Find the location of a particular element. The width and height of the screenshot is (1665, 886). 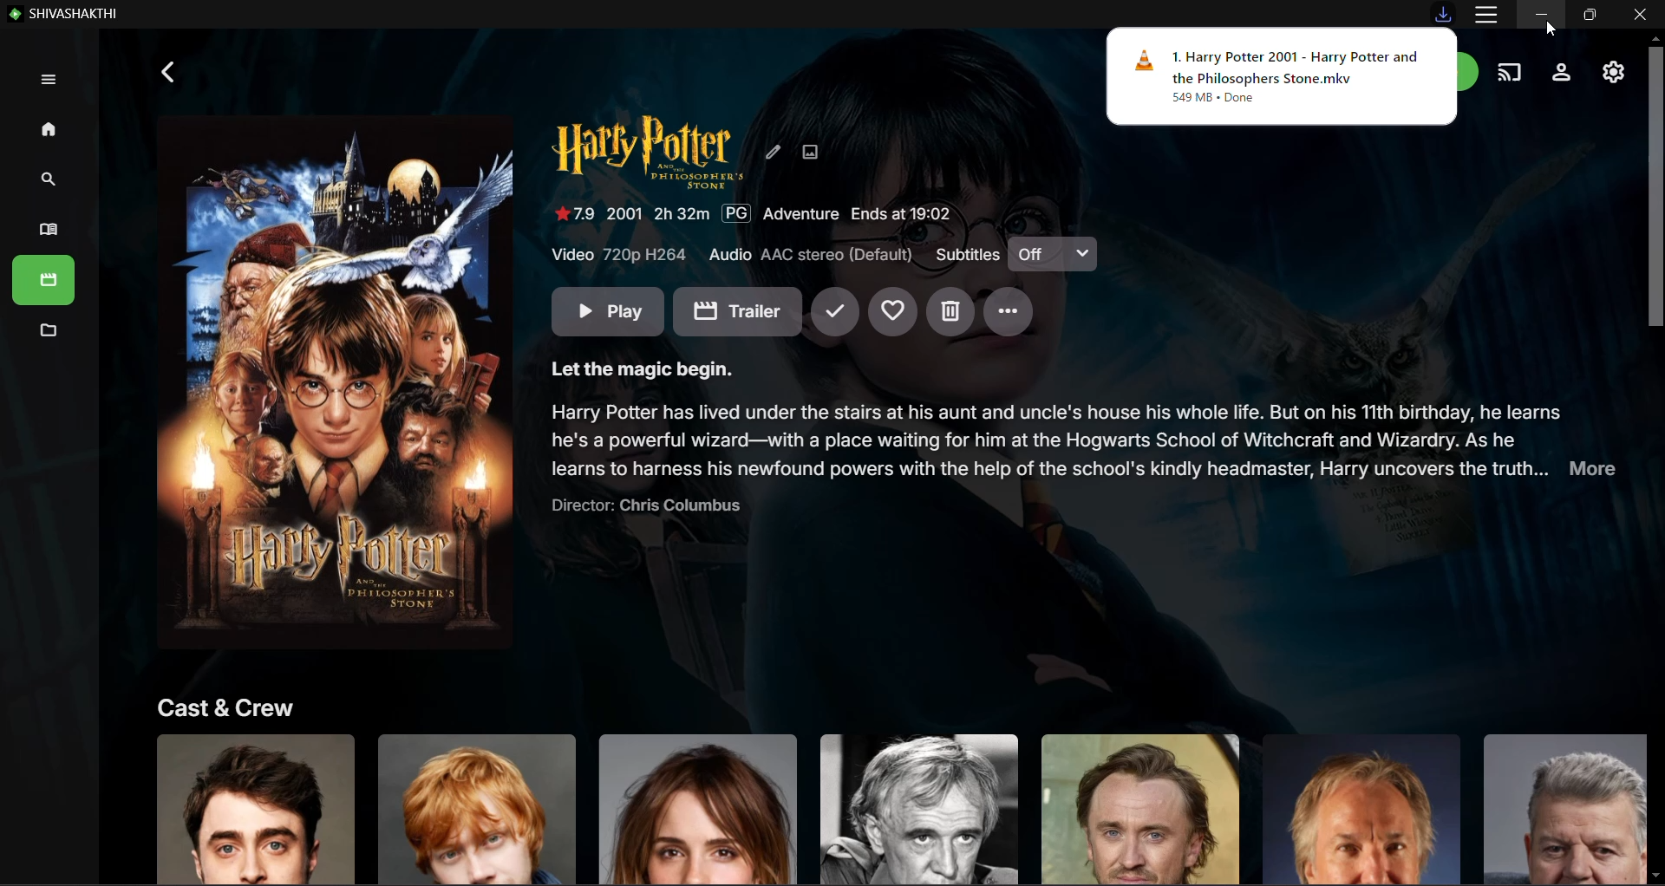

Metadata Manager is located at coordinates (46, 333).